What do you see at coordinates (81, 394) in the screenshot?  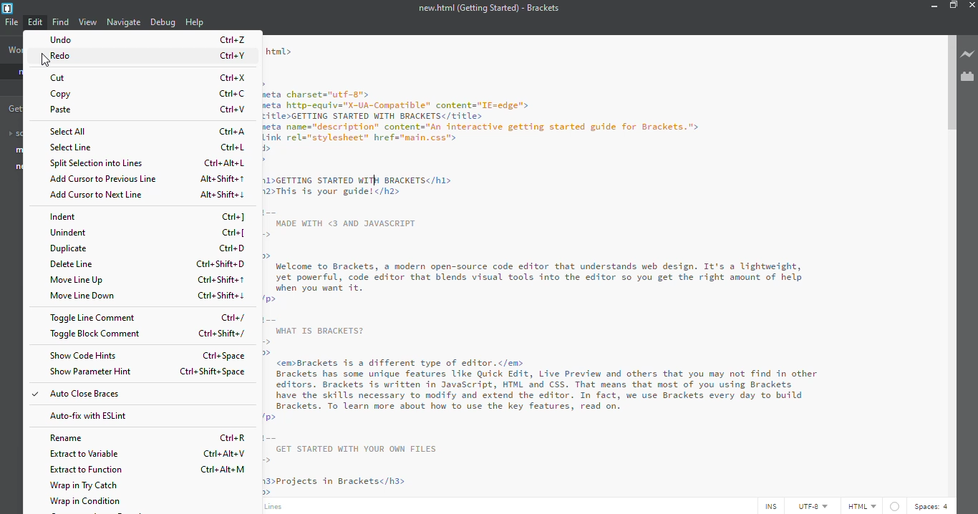 I see `auto close braces` at bounding box center [81, 394].